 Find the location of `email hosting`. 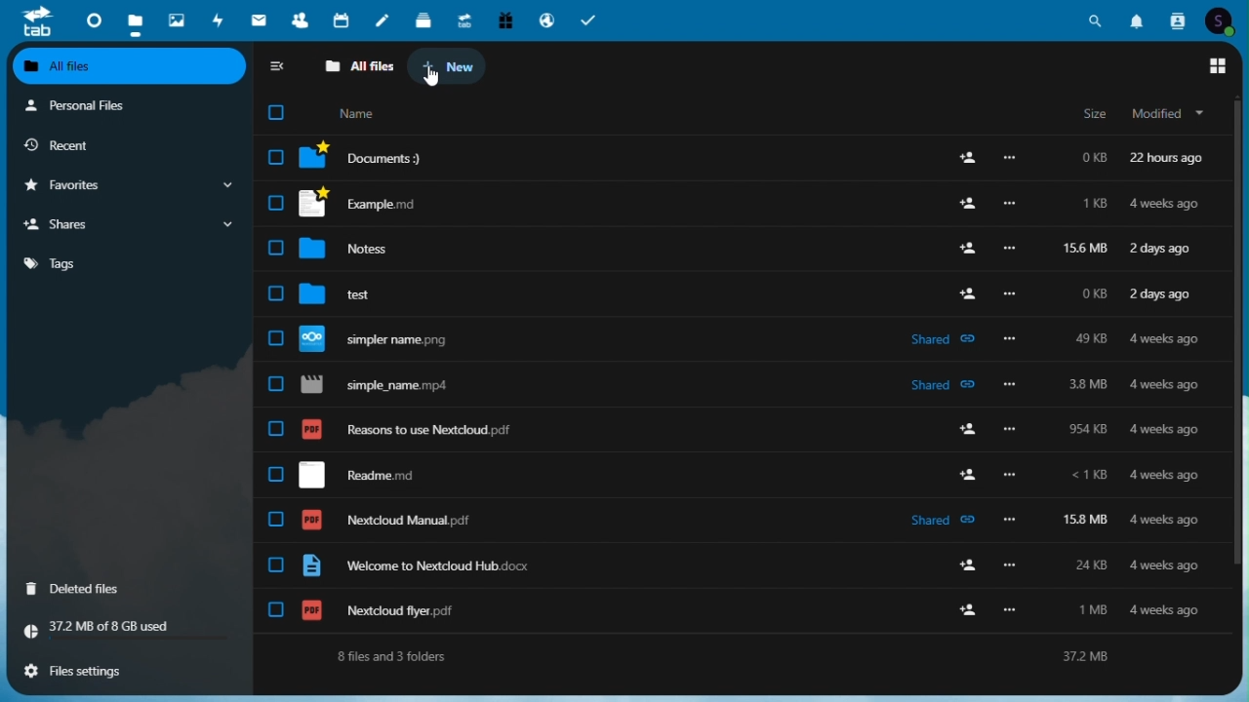

email hosting is located at coordinates (547, 19).